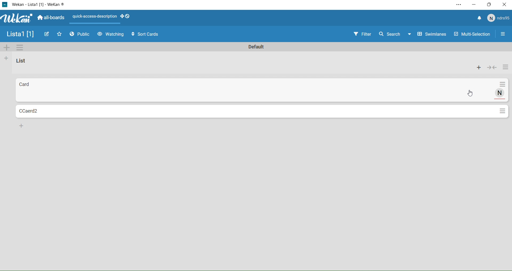  What do you see at coordinates (256, 112) in the screenshot?
I see `CCaerd2` at bounding box center [256, 112].